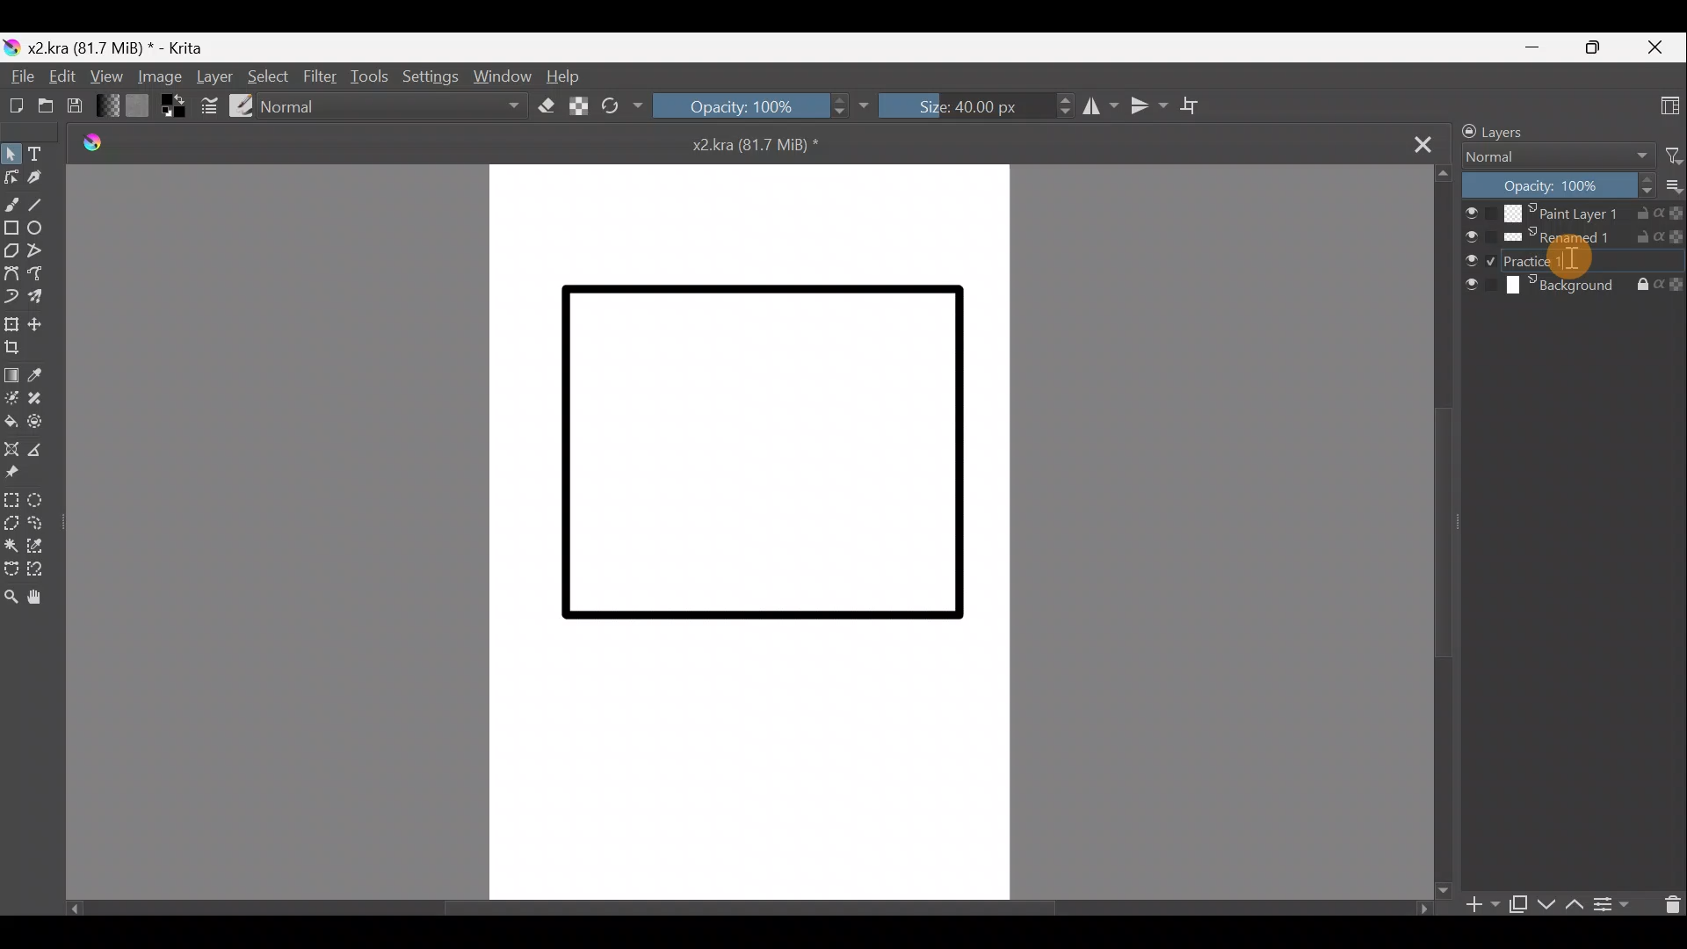  What do you see at coordinates (45, 450) in the screenshot?
I see `Measure the distance between two points` at bounding box center [45, 450].